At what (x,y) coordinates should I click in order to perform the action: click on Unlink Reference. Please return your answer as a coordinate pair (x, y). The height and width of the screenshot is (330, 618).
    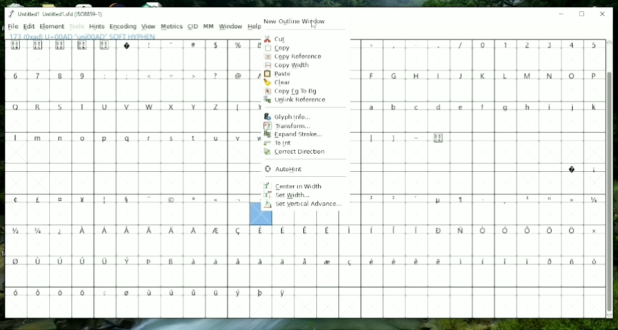
    Looking at the image, I should click on (294, 100).